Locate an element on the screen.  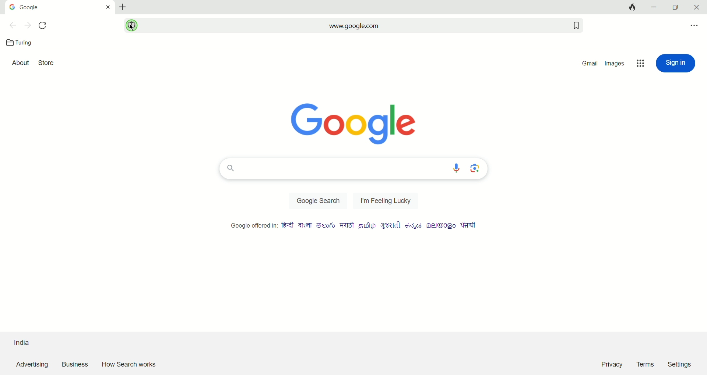
security is located at coordinates (131, 26).